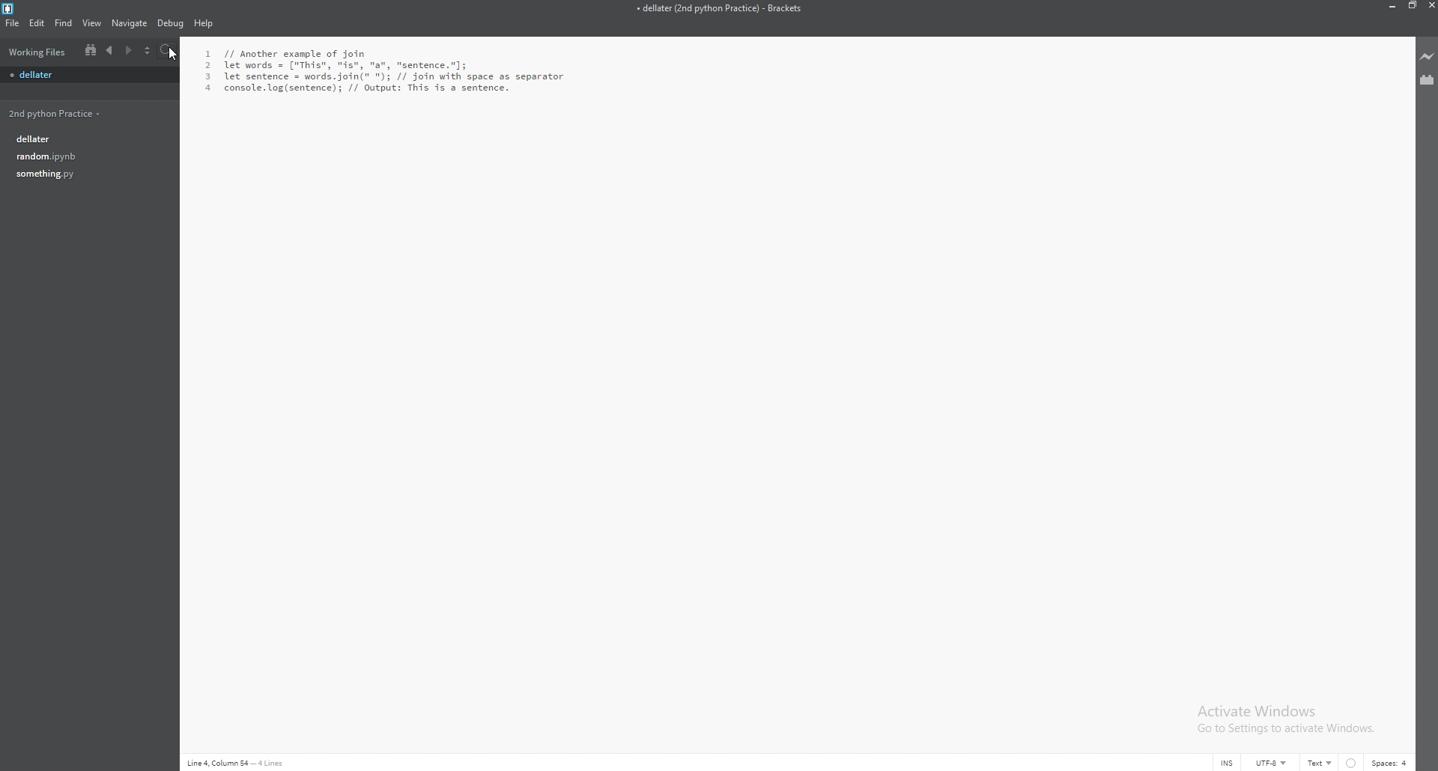 The width and height of the screenshot is (1438, 771). Describe the element at coordinates (1290, 716) in the screenshot. I see `Activate Windows
Go to Settings to activate Windows.` at that location.